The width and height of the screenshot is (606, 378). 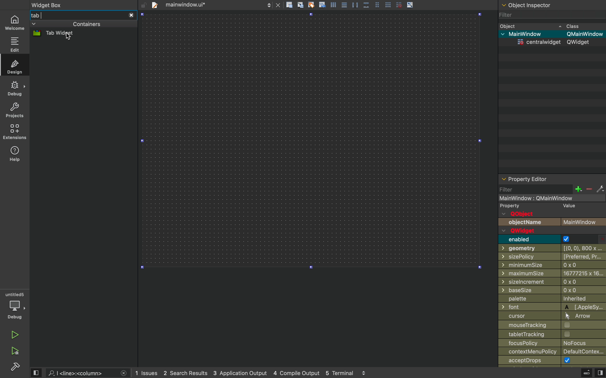 I want to click on extrude, so click(x=587, y=373).